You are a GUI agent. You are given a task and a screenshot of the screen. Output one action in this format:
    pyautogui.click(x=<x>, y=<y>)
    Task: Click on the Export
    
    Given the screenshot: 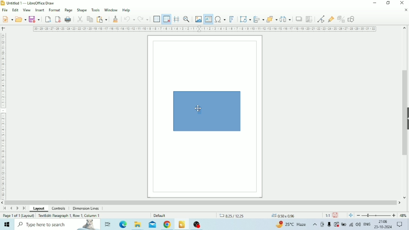 What is the action you would take?
    pyautogui.click(x=48, y=19)
    